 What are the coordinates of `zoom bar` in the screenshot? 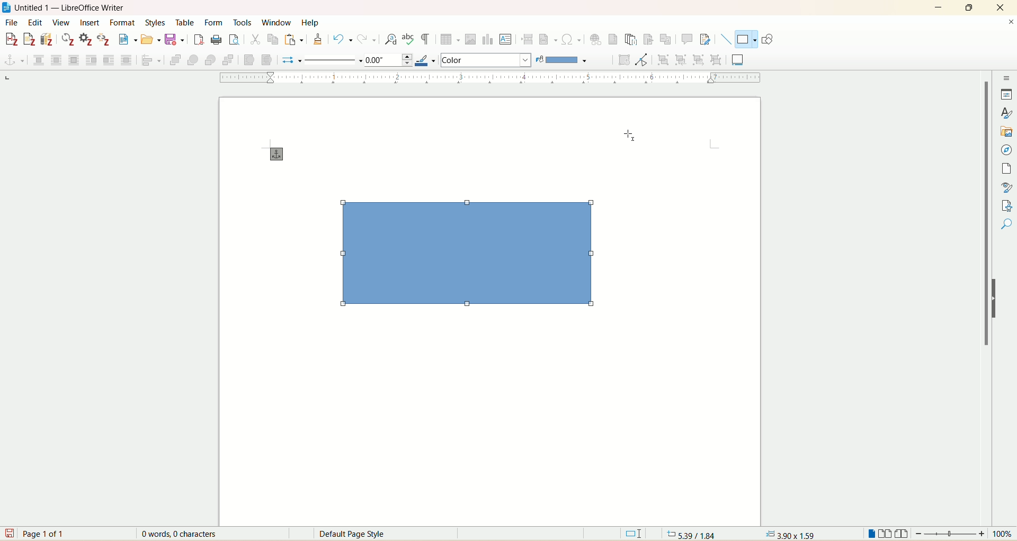 It's located at (950, 533).